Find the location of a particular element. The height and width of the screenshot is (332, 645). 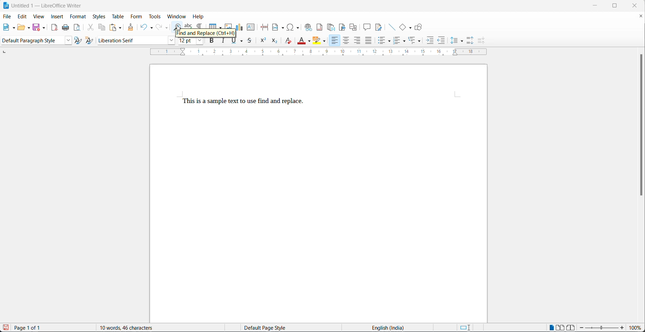

scroll bar is located at coordinates (641, 128).